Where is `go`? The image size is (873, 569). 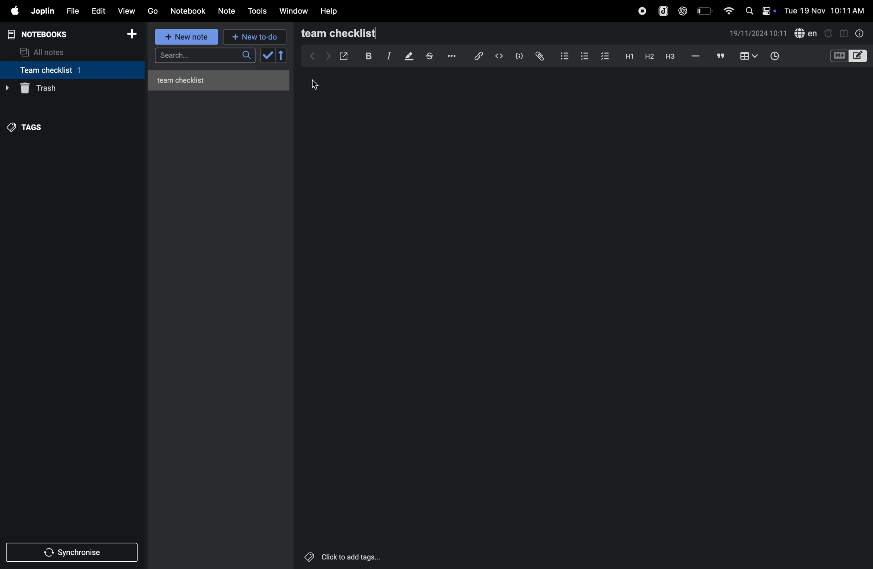 go is located at coordinates (153, 11).